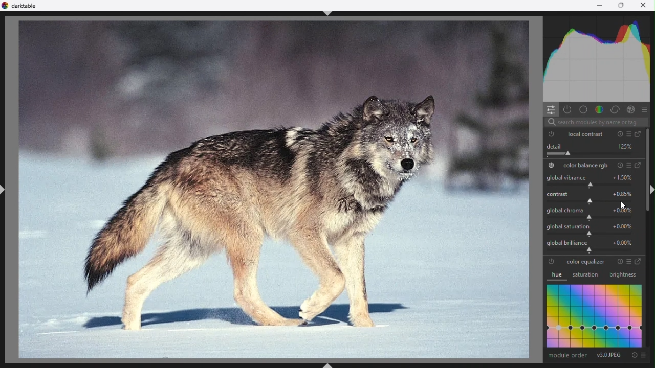 The height and width of the screenshot is (368, 655). What do you see at coordinates (619, 165) in the screenshot?
I see `reset` at bounding box center [619, 165].